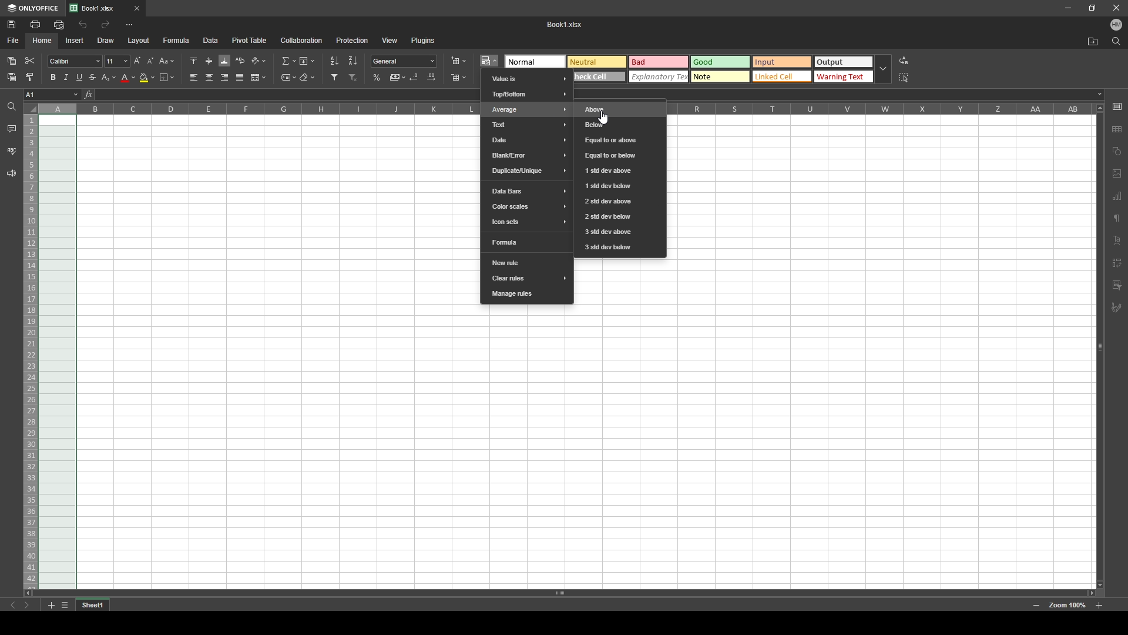 The height and width of the screenshot is (635, 1128). What do you see at coordinates (240, 78) in the screenshot?
I see `justified` at bounding box center [240, 78].